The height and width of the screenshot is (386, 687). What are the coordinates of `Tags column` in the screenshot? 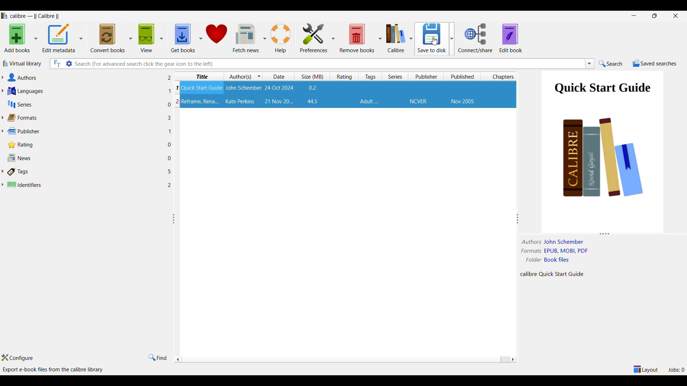 It's located at (370, 76).